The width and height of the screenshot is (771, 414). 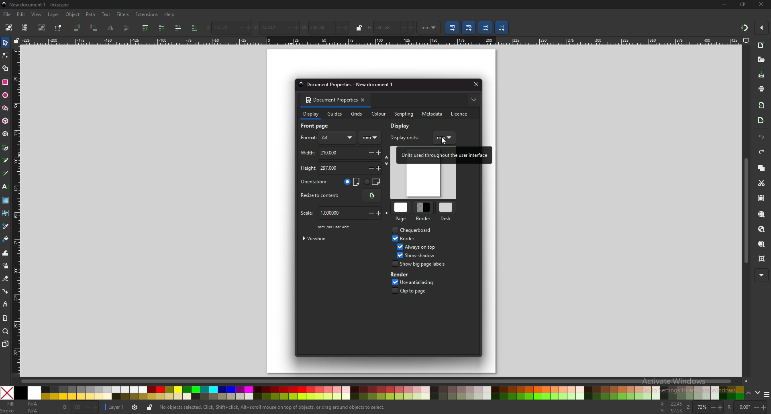 I want to click on redo, so click(x=762, y=152).